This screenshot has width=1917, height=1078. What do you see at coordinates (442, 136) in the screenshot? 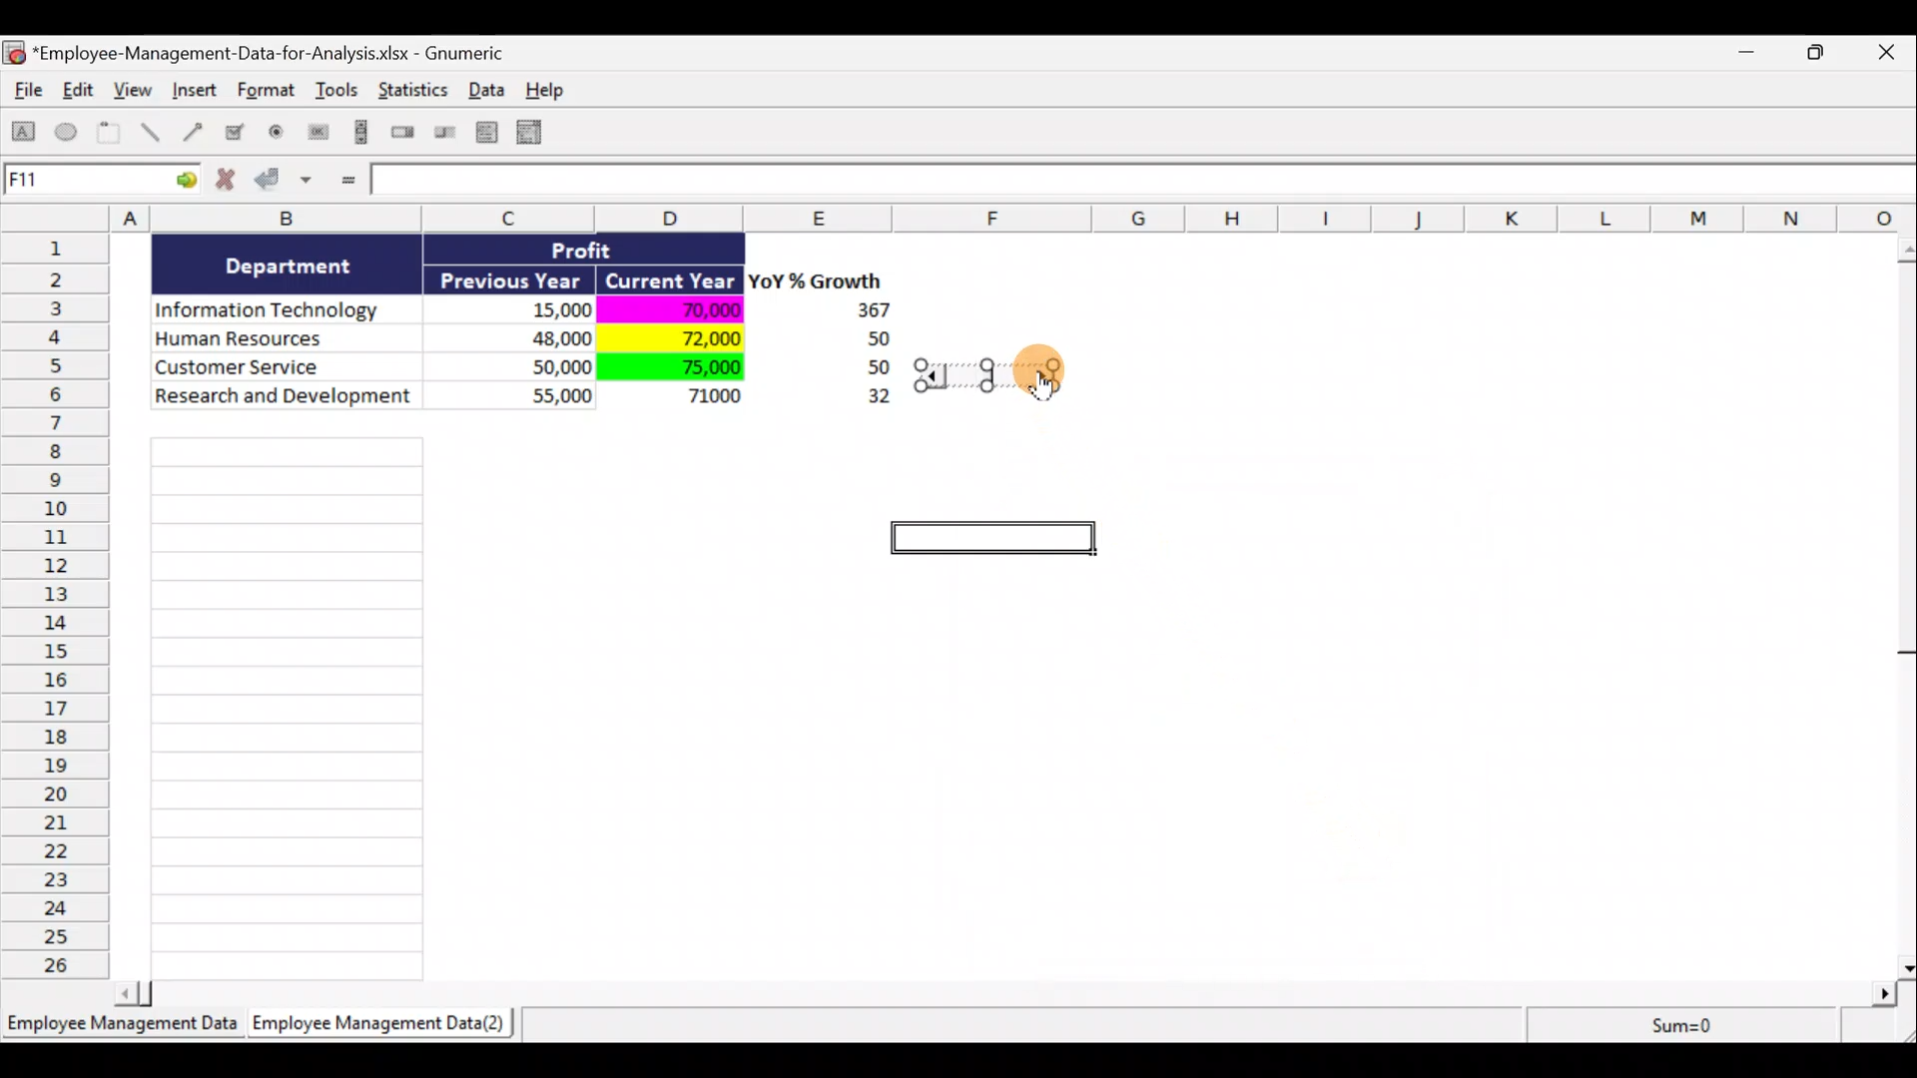
I see `Create a slider` at bounding box center [442, 136].